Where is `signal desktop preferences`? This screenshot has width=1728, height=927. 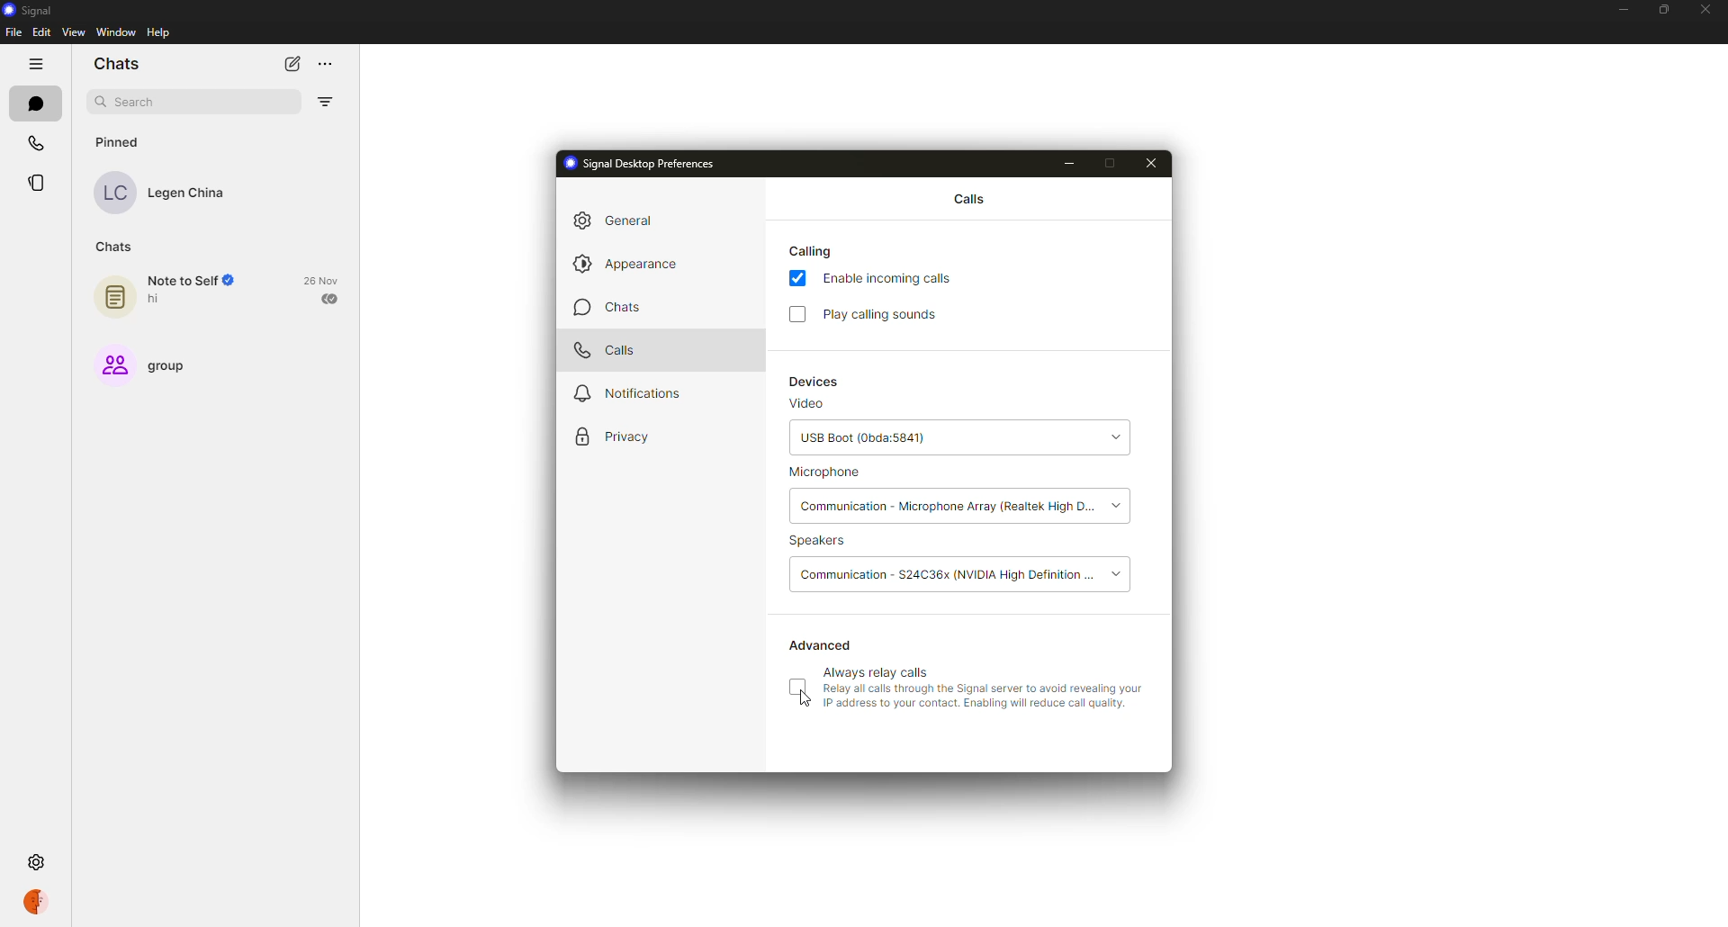
signal desktop preferences is located at coordinates (638, 162).